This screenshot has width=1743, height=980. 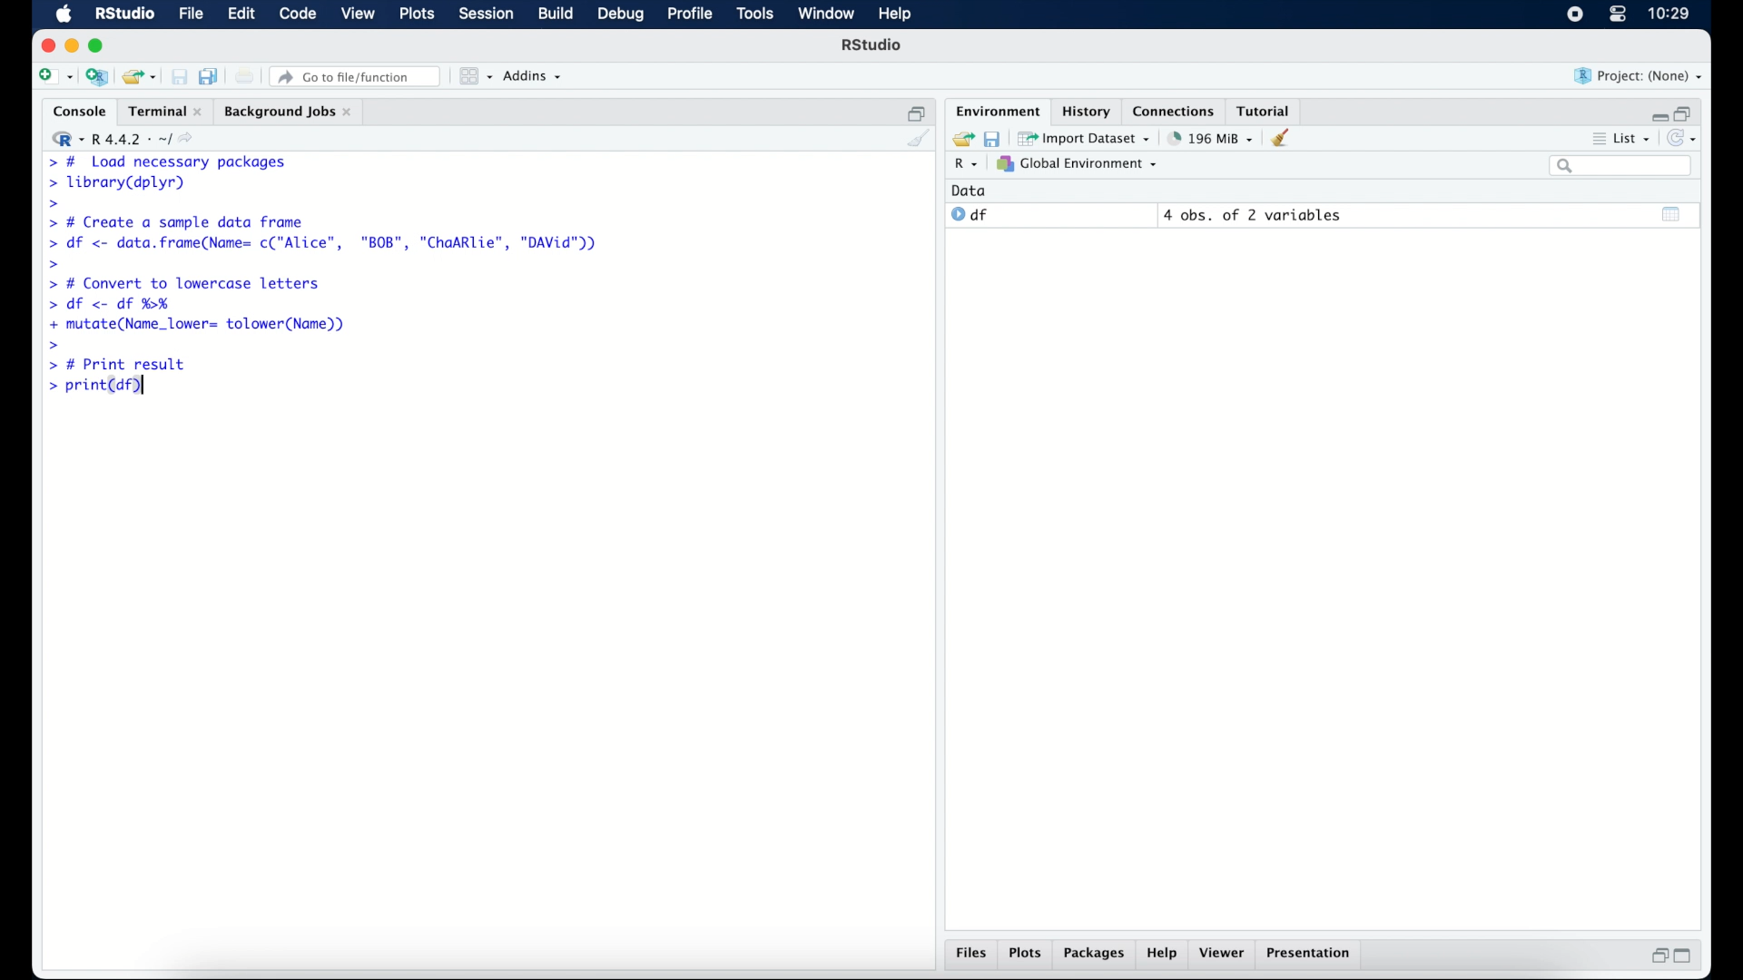 I want to click on global environment, so click(x=1078, y=164).